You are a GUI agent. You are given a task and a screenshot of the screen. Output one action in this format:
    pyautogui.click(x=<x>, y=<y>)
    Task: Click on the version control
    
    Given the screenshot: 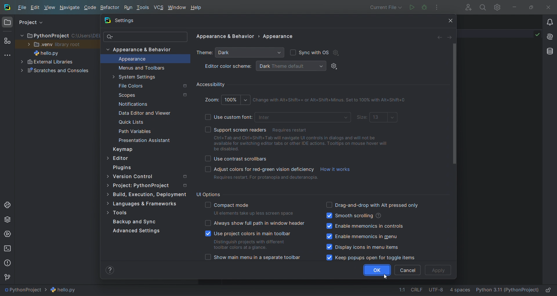 What is the action you would take?
    pyautogui.click(x=7, y=277)
    